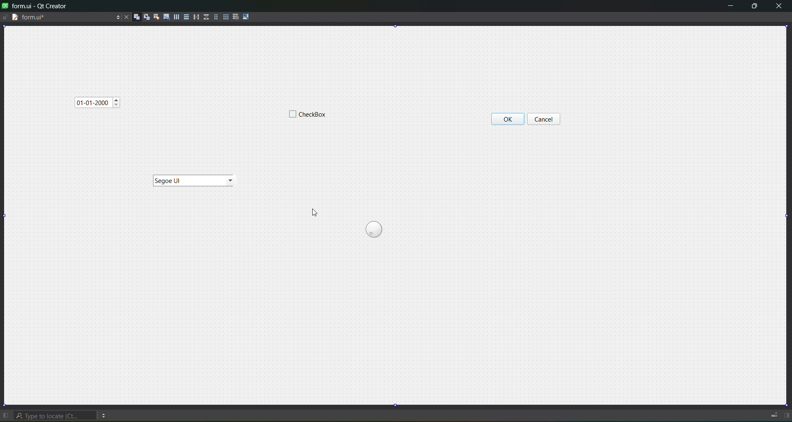 The image size is (792, 422). Describe the element at coordinates (315, 214) in the screenshot. I see `cursor` at that location.